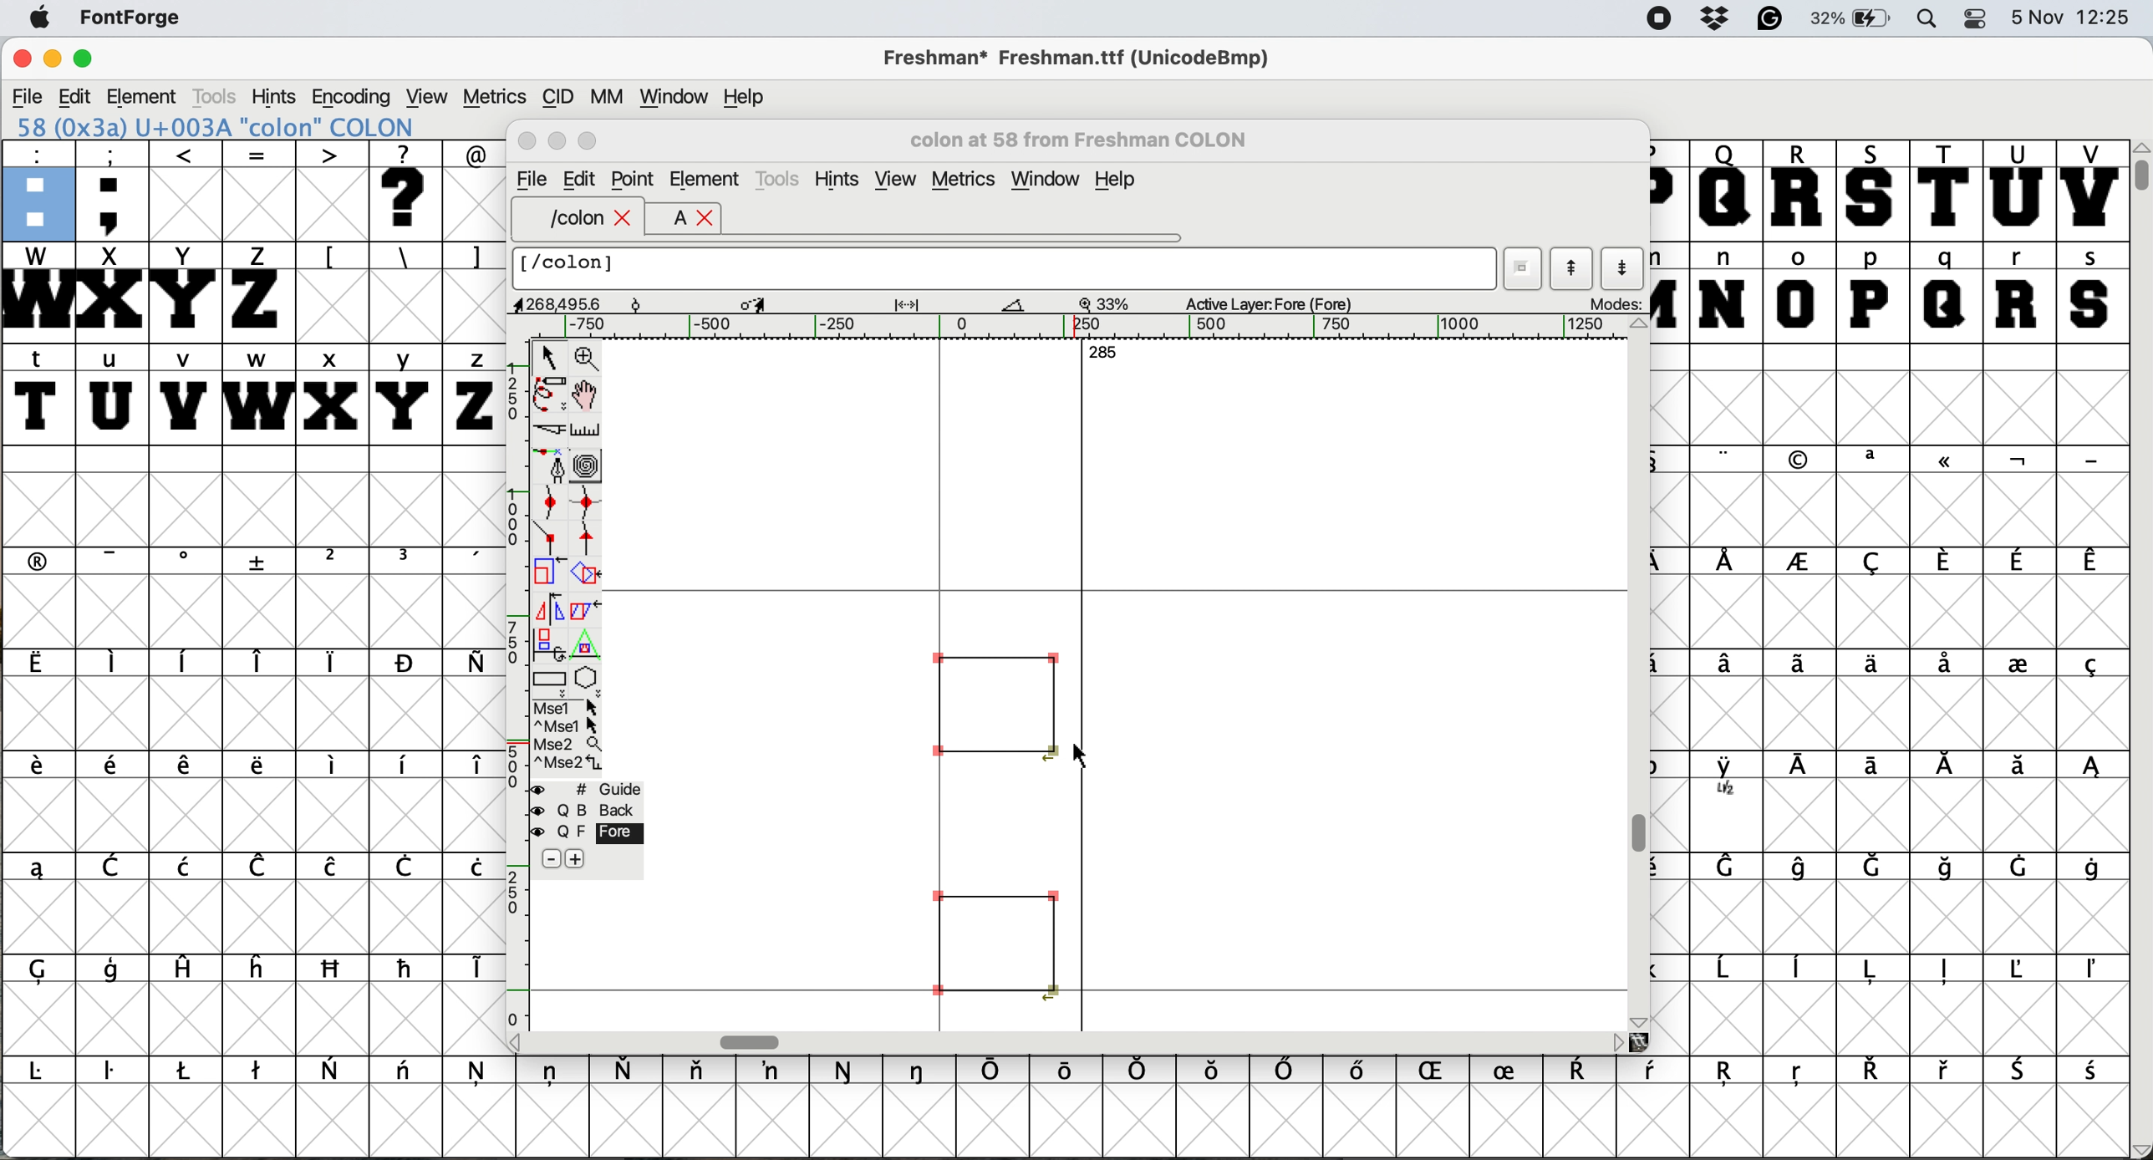 This screenshot has width=2153, height=1160. I want to click on symbol, so click(776, 1071).